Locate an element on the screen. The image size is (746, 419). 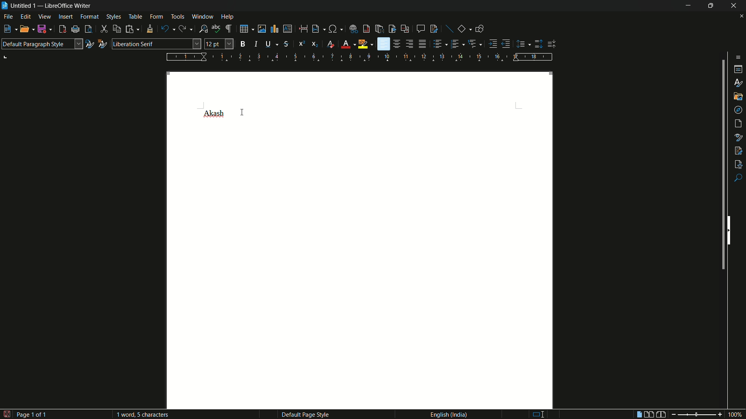
manage changes is located at coordinates (738, 150).